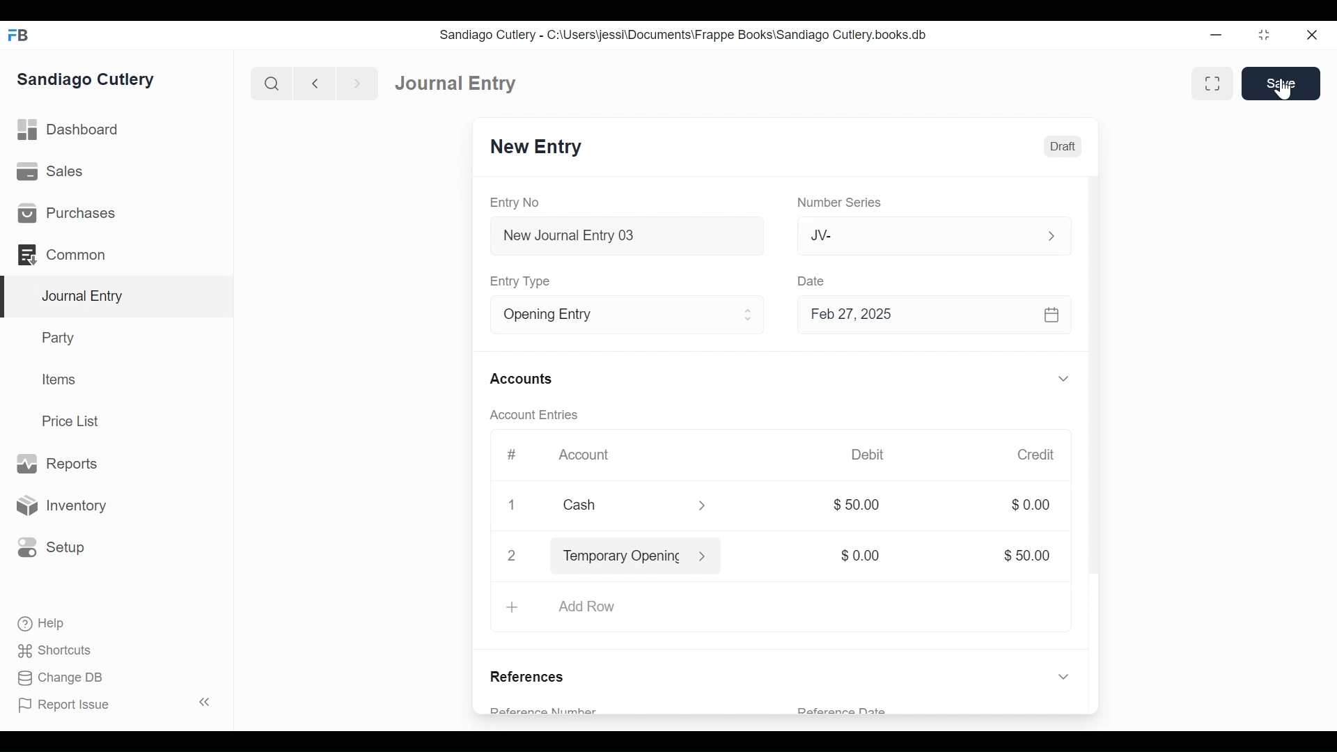  Describe the element at coordinates (623, 236) in the screenshot. I see `New Journal Entry 03` at that location.